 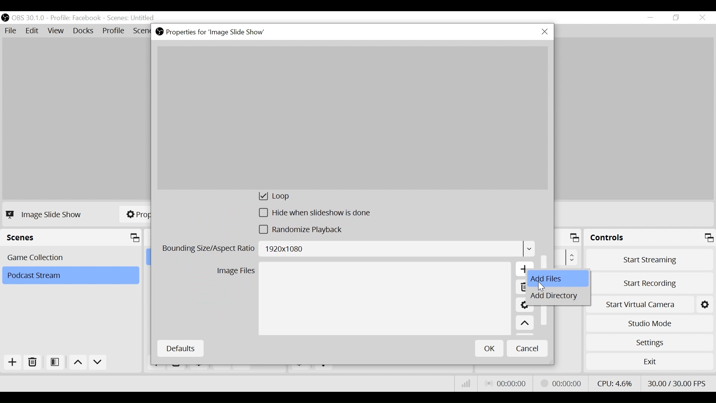 What do you see at coordinates (5, 18) in the screenshot?
I see `OBS Desktop Icon` at bounding box center [5, 18].